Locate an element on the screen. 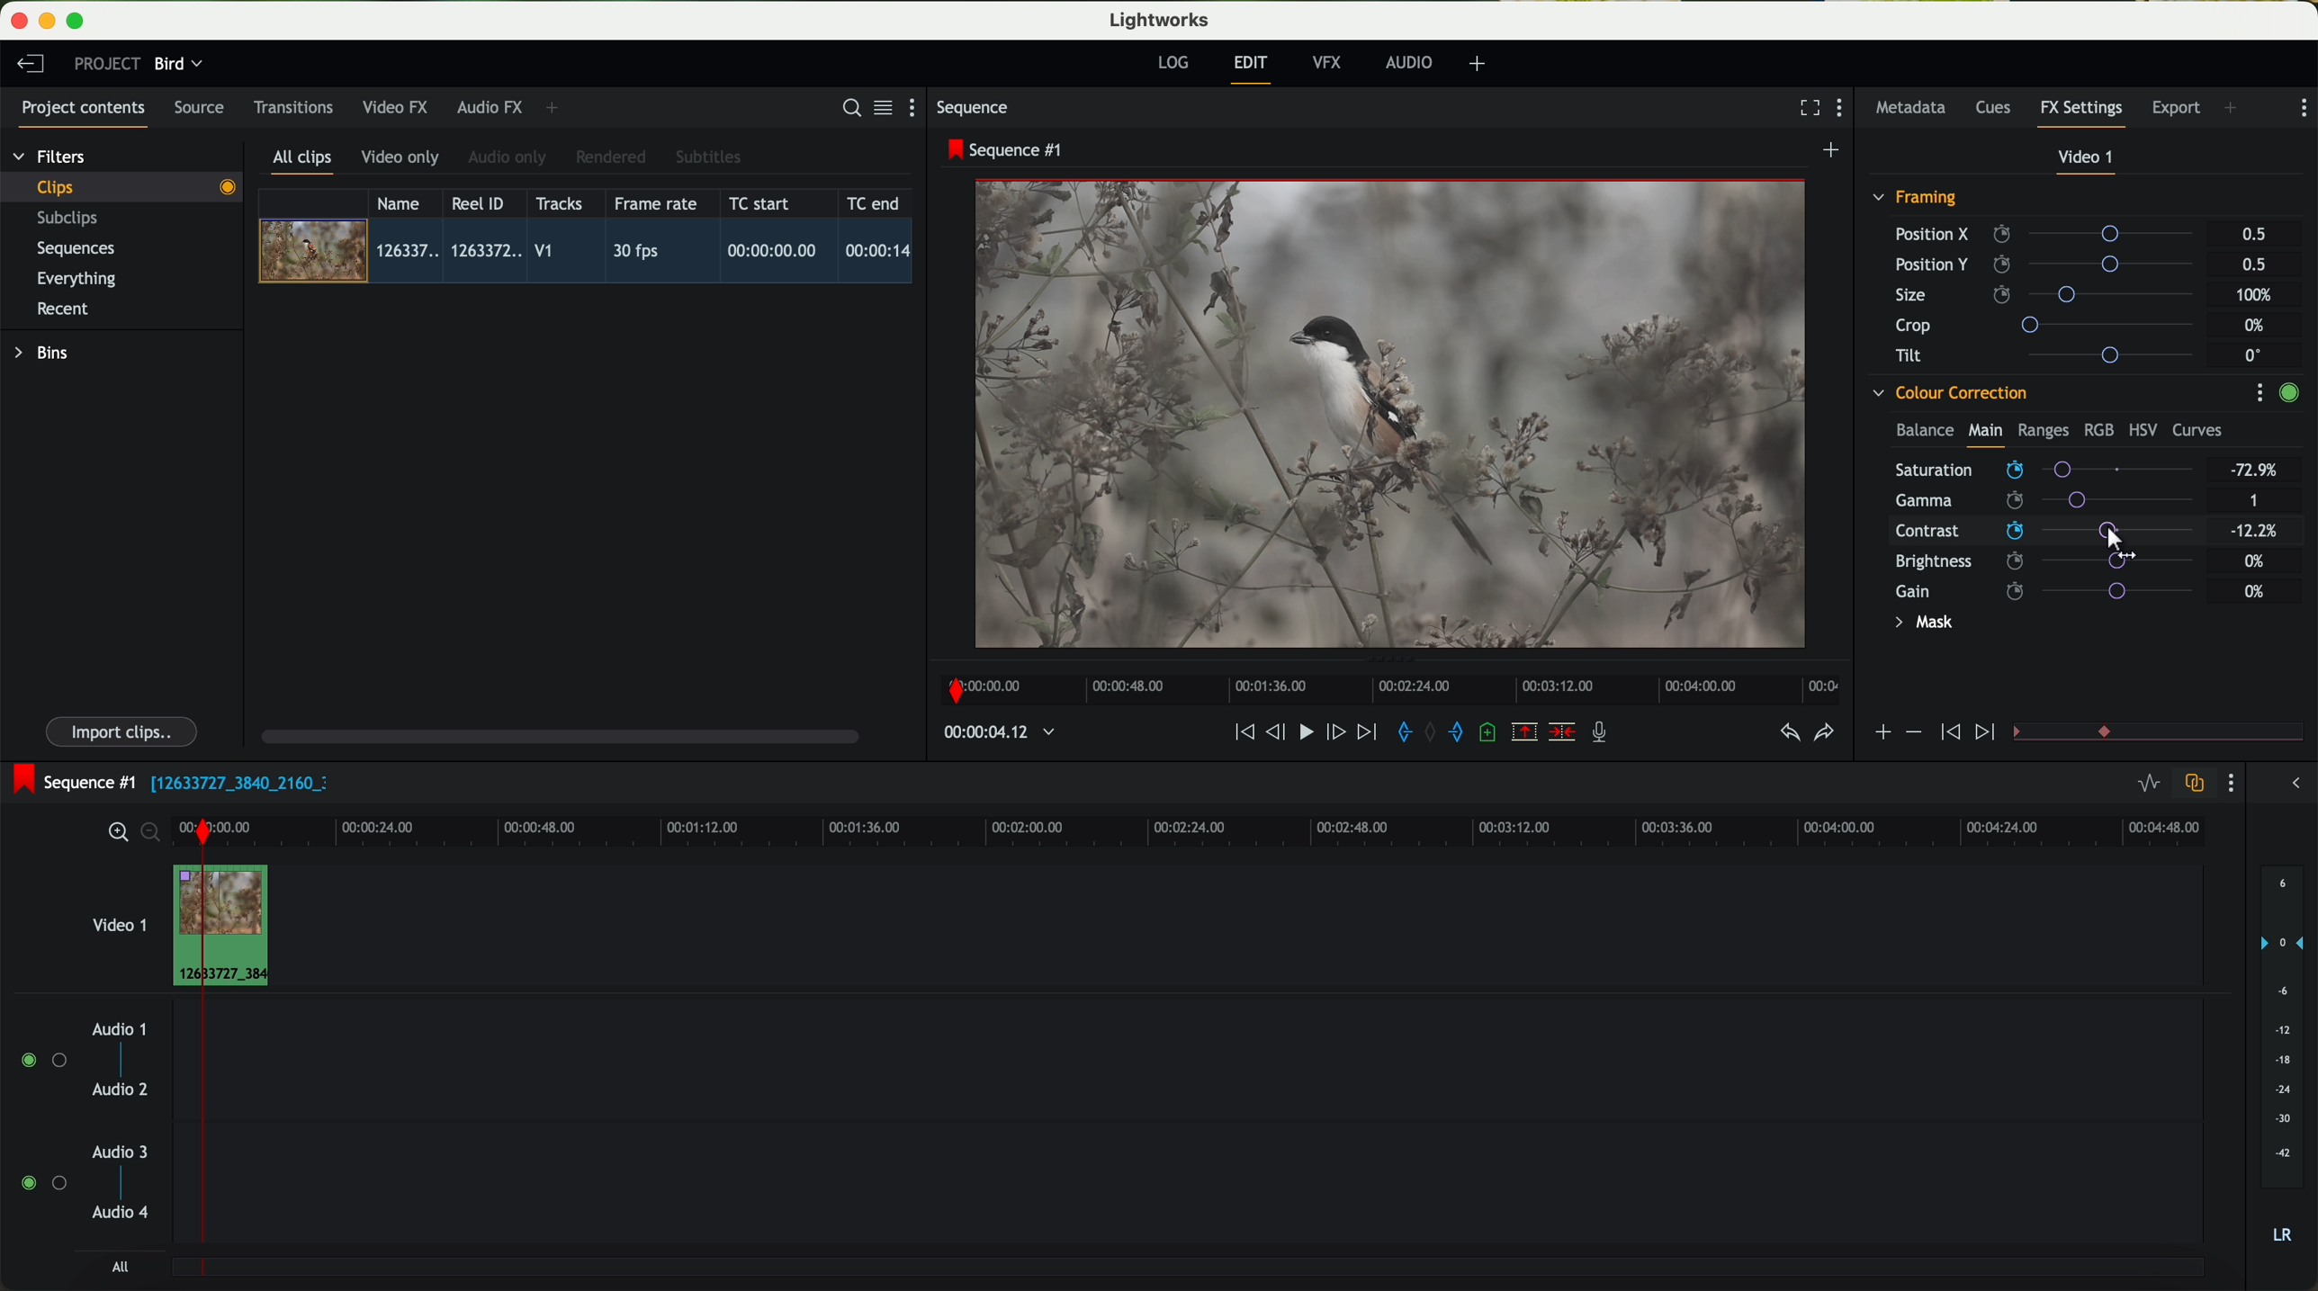 Image resolution: width=2318 pixels, height=1291 pixels. video 1 is located at coordinates (117, 921).